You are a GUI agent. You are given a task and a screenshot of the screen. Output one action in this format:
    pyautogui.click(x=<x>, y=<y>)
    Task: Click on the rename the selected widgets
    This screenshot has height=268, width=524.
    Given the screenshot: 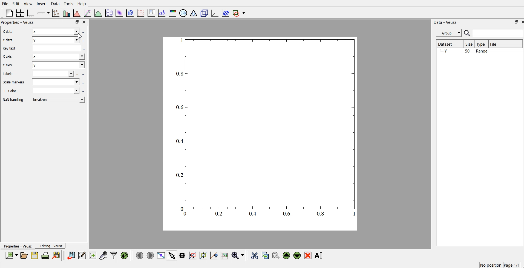 What is the action you would take?
    pyautogui.click(x=319, y=255)
    